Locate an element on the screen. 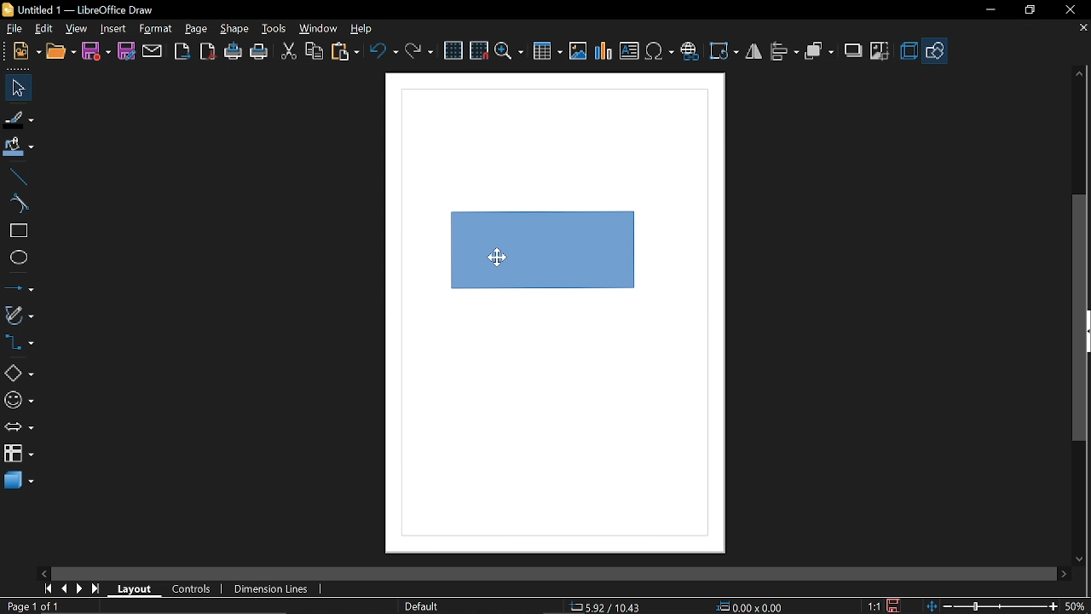 The height and width of the screenshot is (614, 1091). close is located at coordinates (1069, 9).